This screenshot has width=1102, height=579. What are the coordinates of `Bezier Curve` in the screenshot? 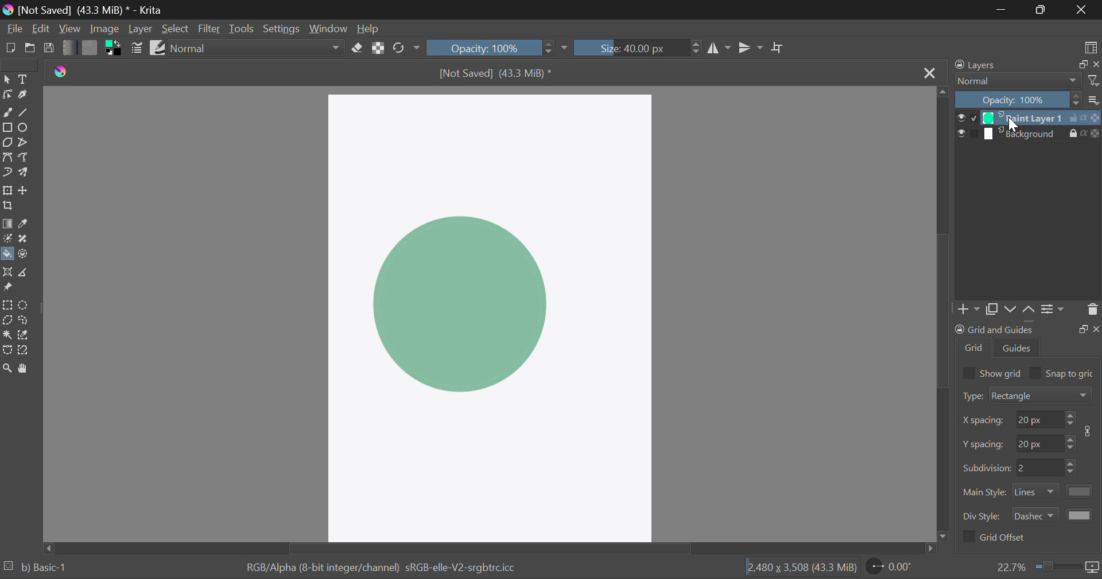 It's located at (7, 157).